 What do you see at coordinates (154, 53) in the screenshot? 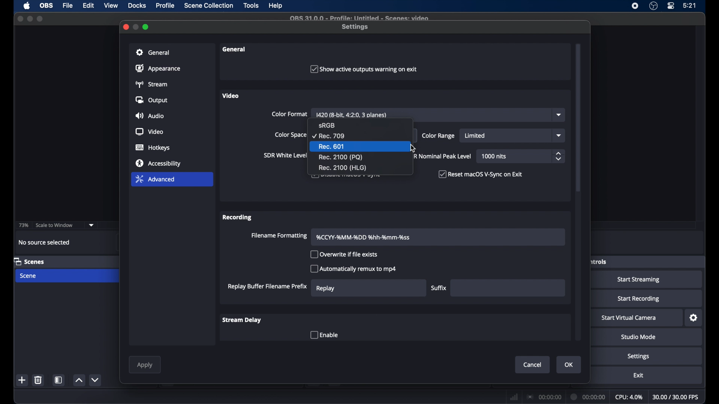
I see `general` at bounding box center [154, 53].